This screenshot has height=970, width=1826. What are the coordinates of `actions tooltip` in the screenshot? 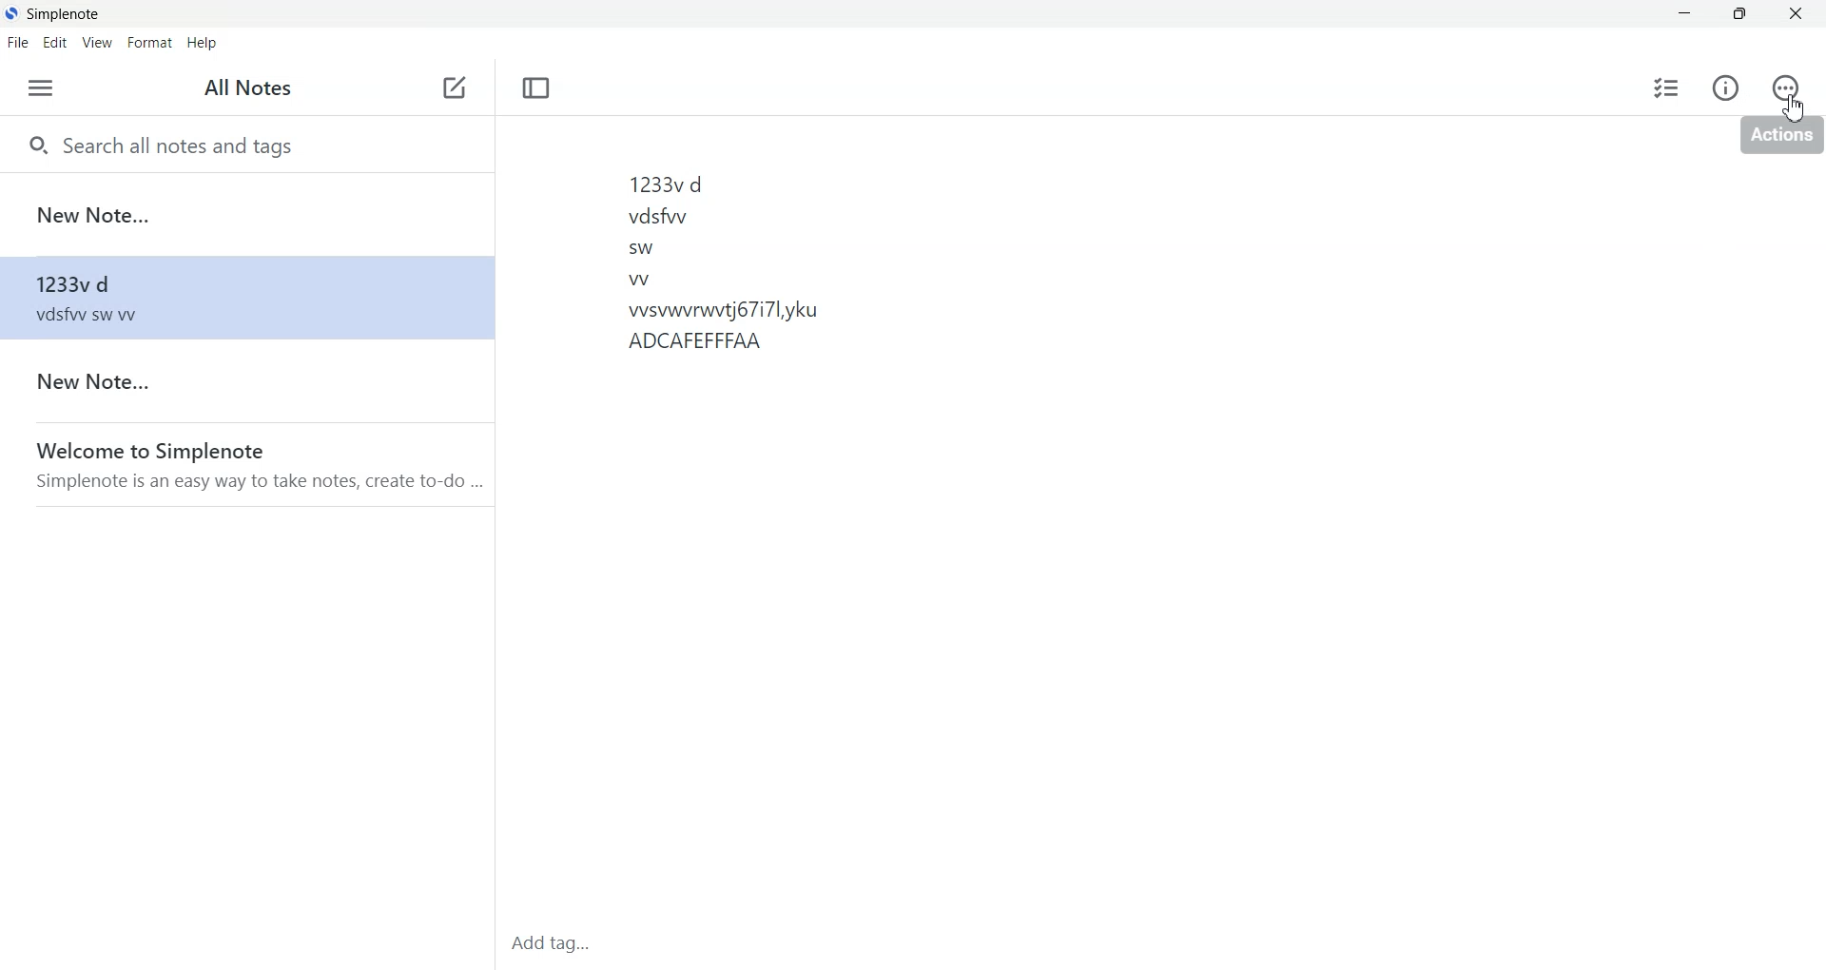 It's located at (1783, 141).